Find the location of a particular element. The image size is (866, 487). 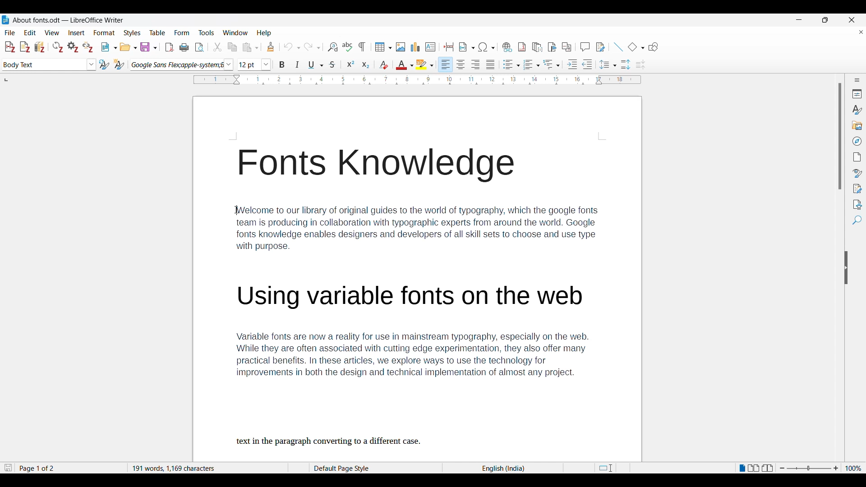

Decrease indent is located at coordinates (587, 64).